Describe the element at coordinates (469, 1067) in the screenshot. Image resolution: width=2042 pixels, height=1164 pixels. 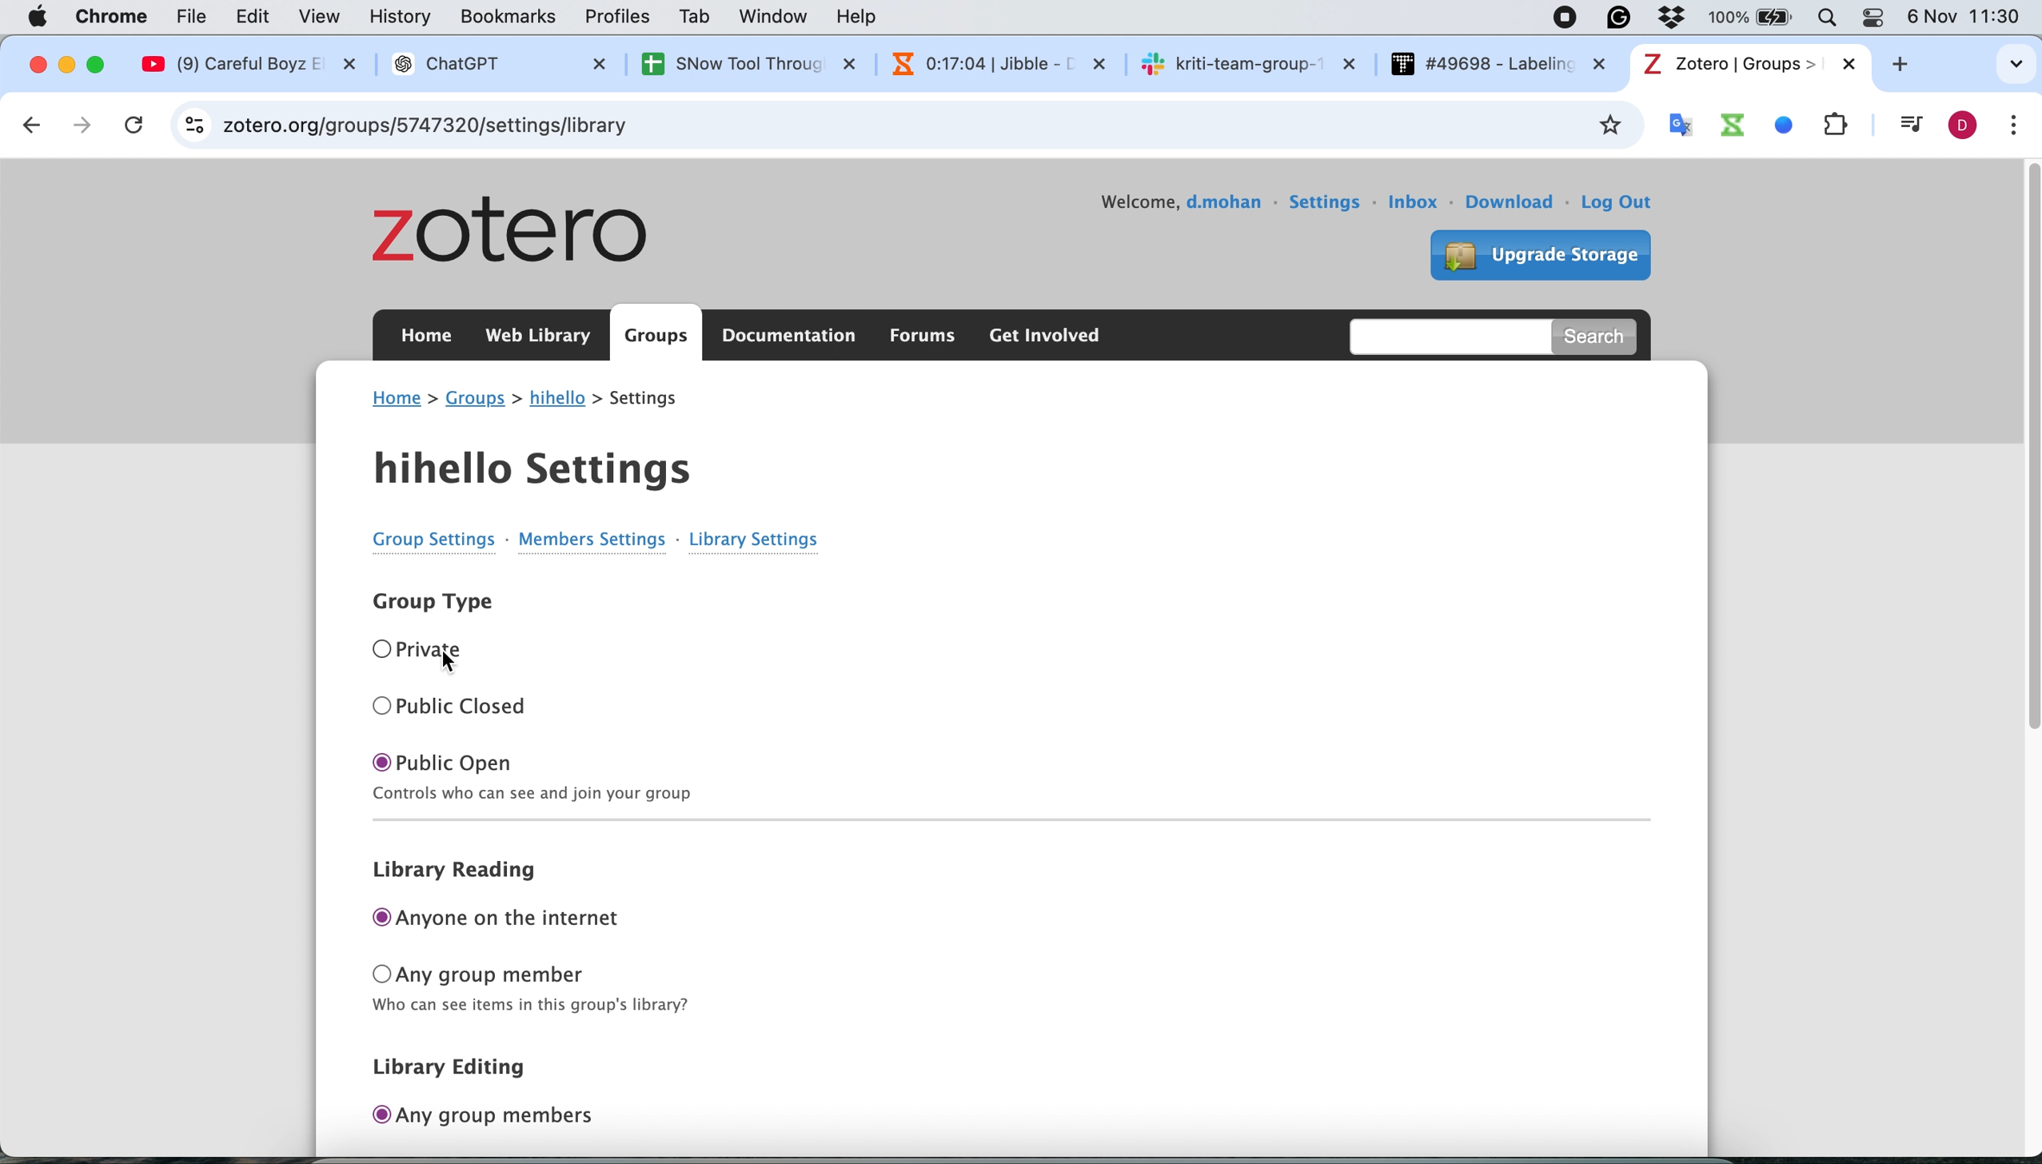
I see `library editing` at that location.